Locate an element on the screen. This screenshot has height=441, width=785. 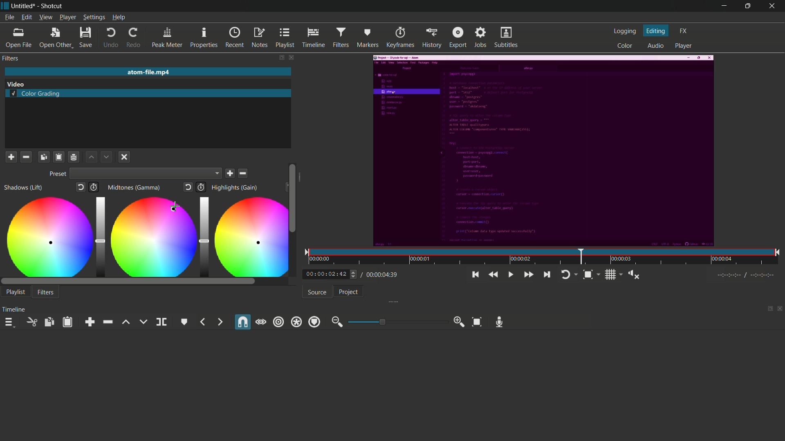
cut is located at coordinates (30, 321).